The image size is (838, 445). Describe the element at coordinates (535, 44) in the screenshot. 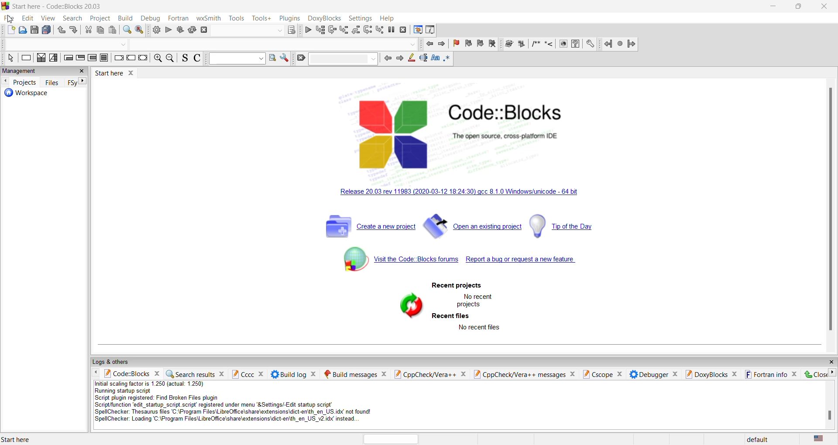

I see `comments` at that location.